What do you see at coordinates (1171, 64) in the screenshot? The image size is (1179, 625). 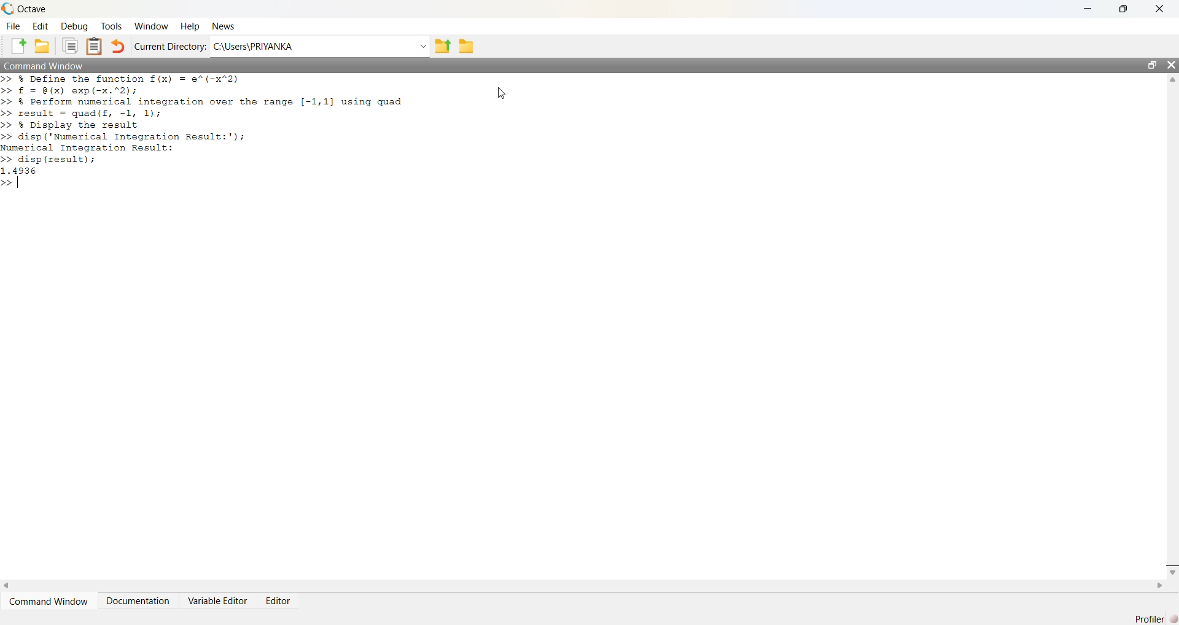 I see `close` at bounding box center [1171, 64].